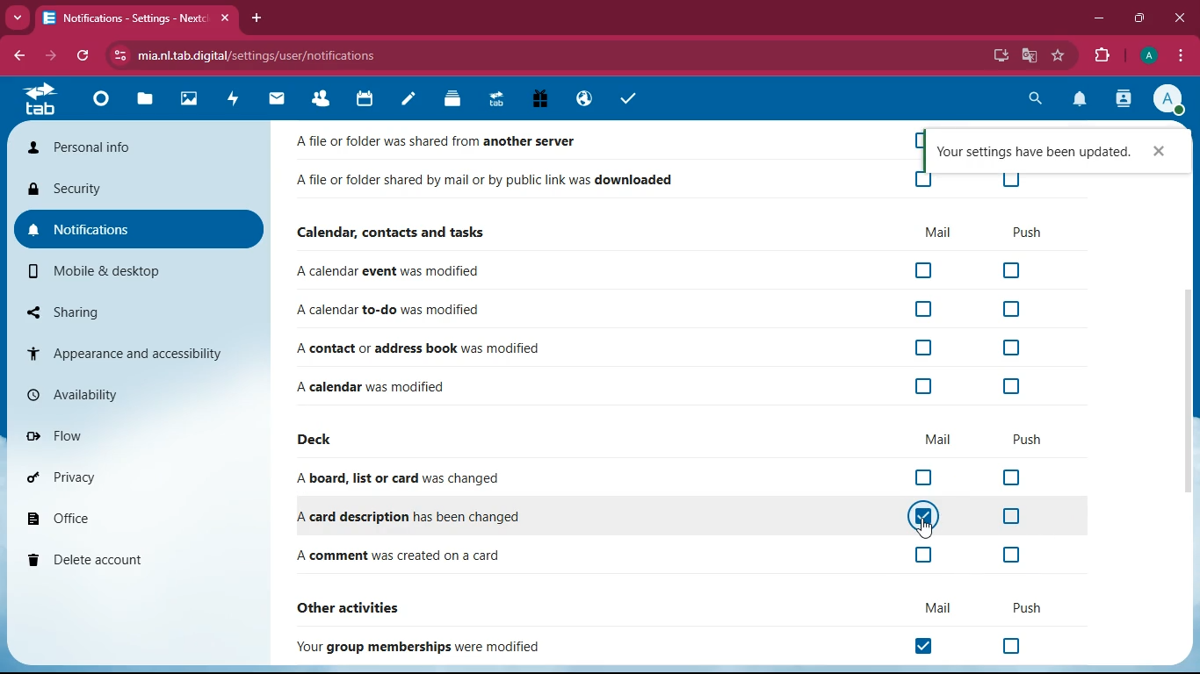 This screenshot has height=674, width=1200. What do you see at coordinates (325, 98) in the screenshot?
I see `friends` at bounding box center [325, 98].